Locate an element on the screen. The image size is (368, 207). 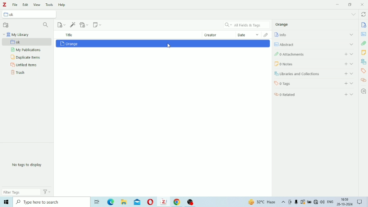
Abstract is located at coordinates (314, 44).